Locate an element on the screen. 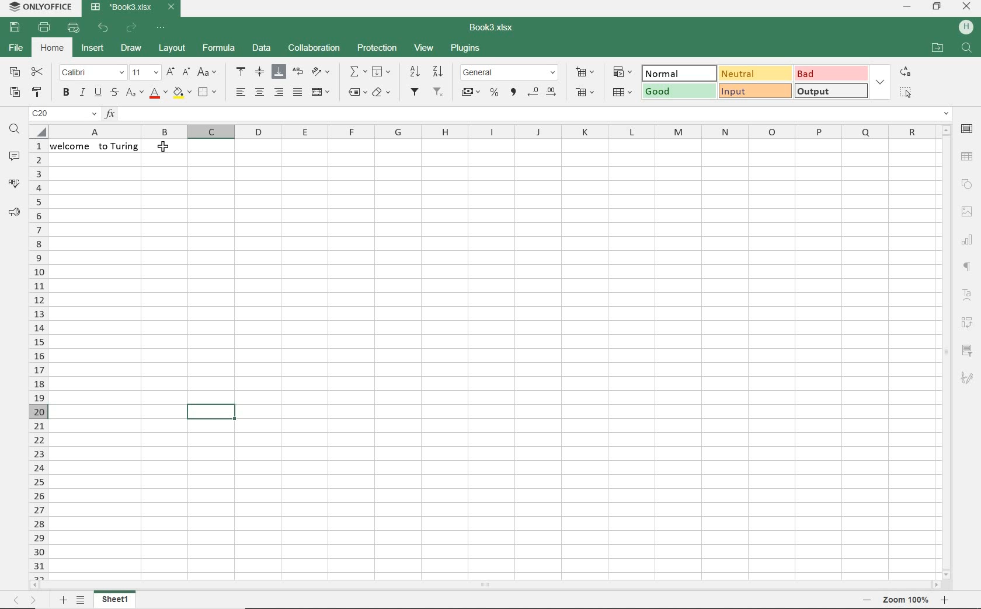 This screenshot has width=981, height=609. delete cells is located at coordinates (585, 92).